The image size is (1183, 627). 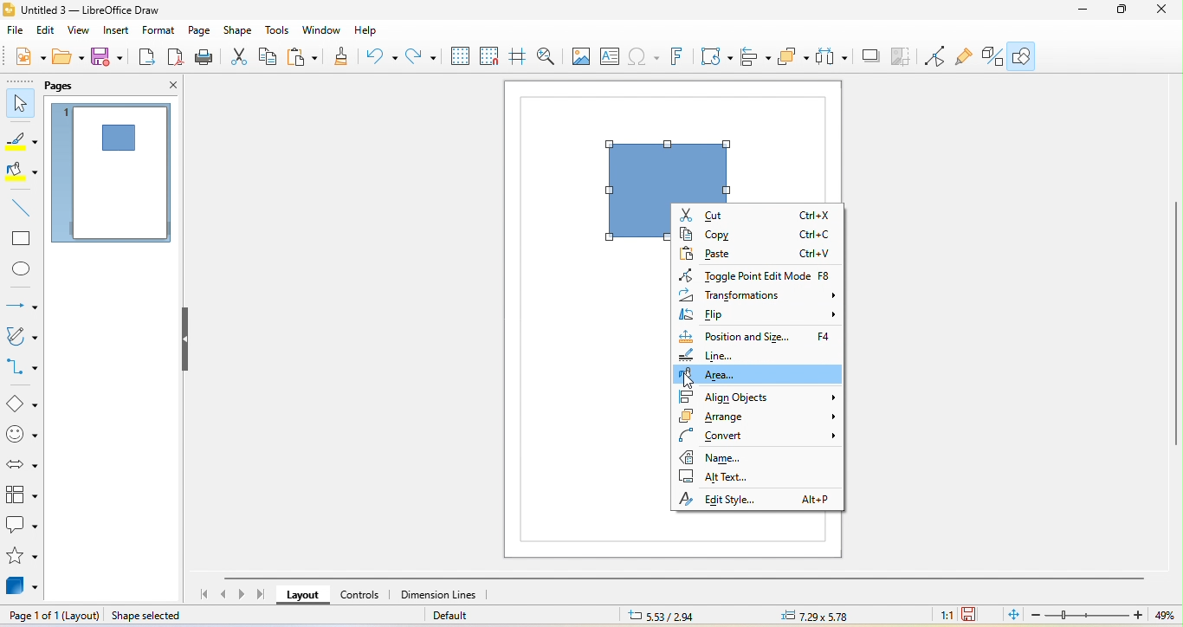 I want to click on stars and banners, so click(x=22, y=558).